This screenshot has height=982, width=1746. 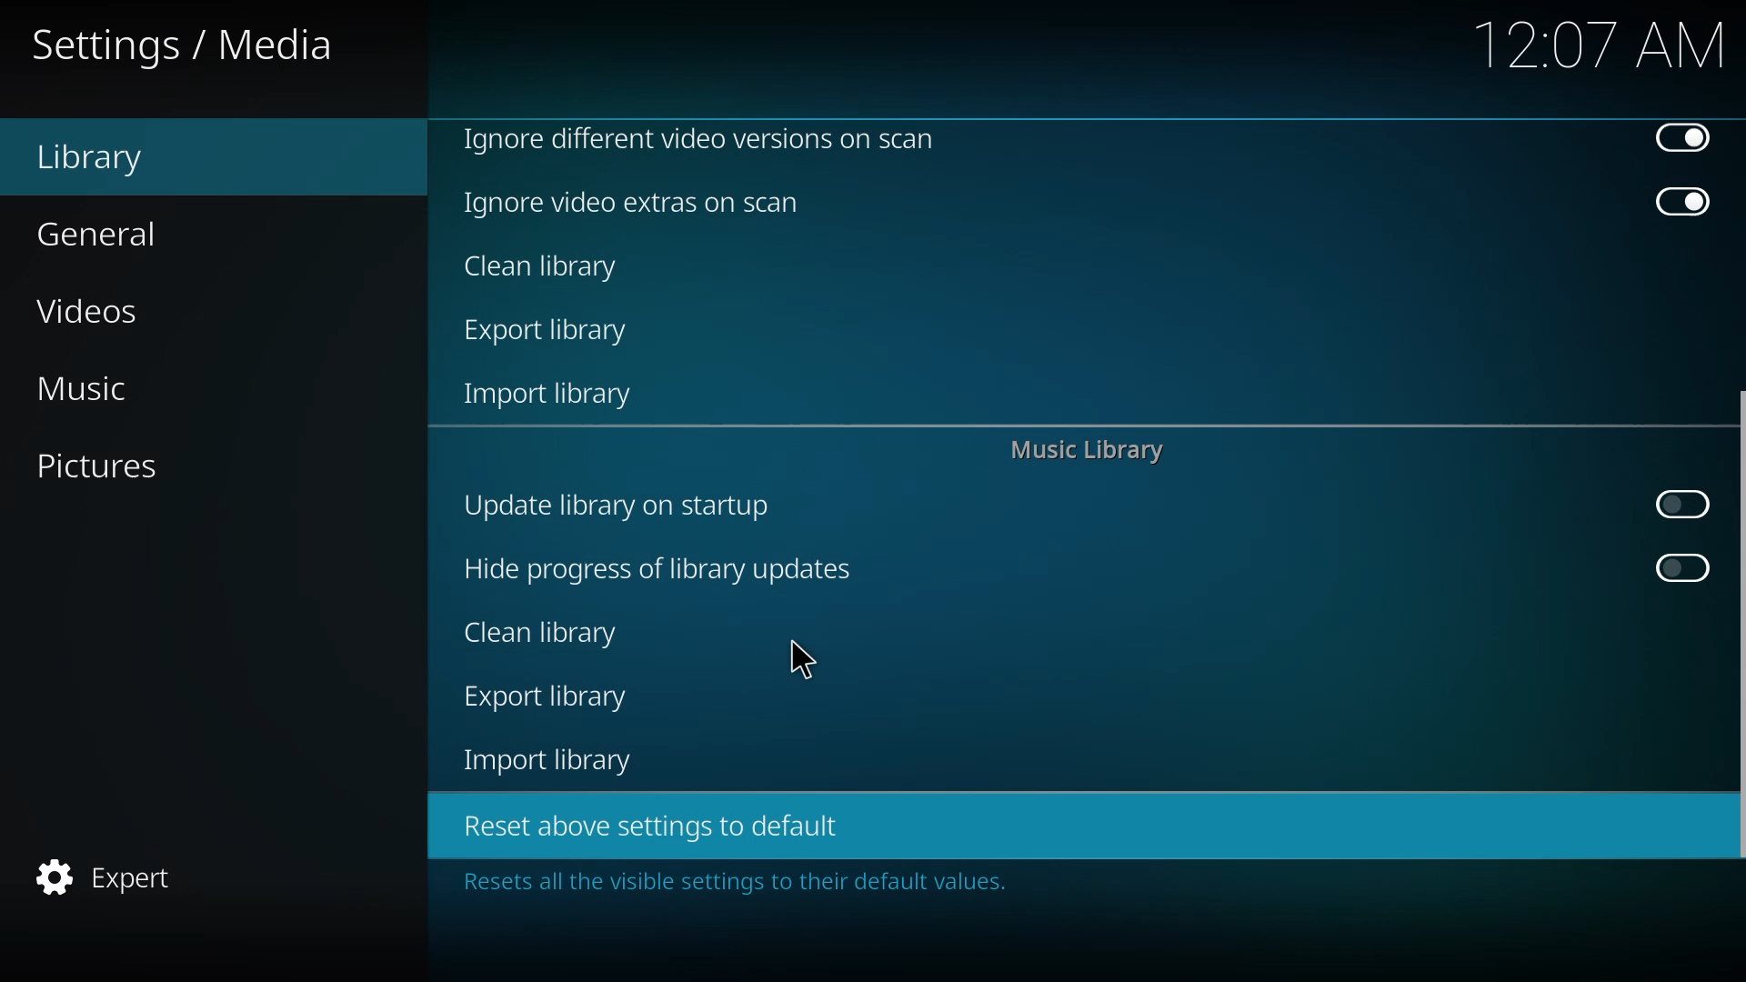 I want to click on click to enable, so click(x=1681, y=568).